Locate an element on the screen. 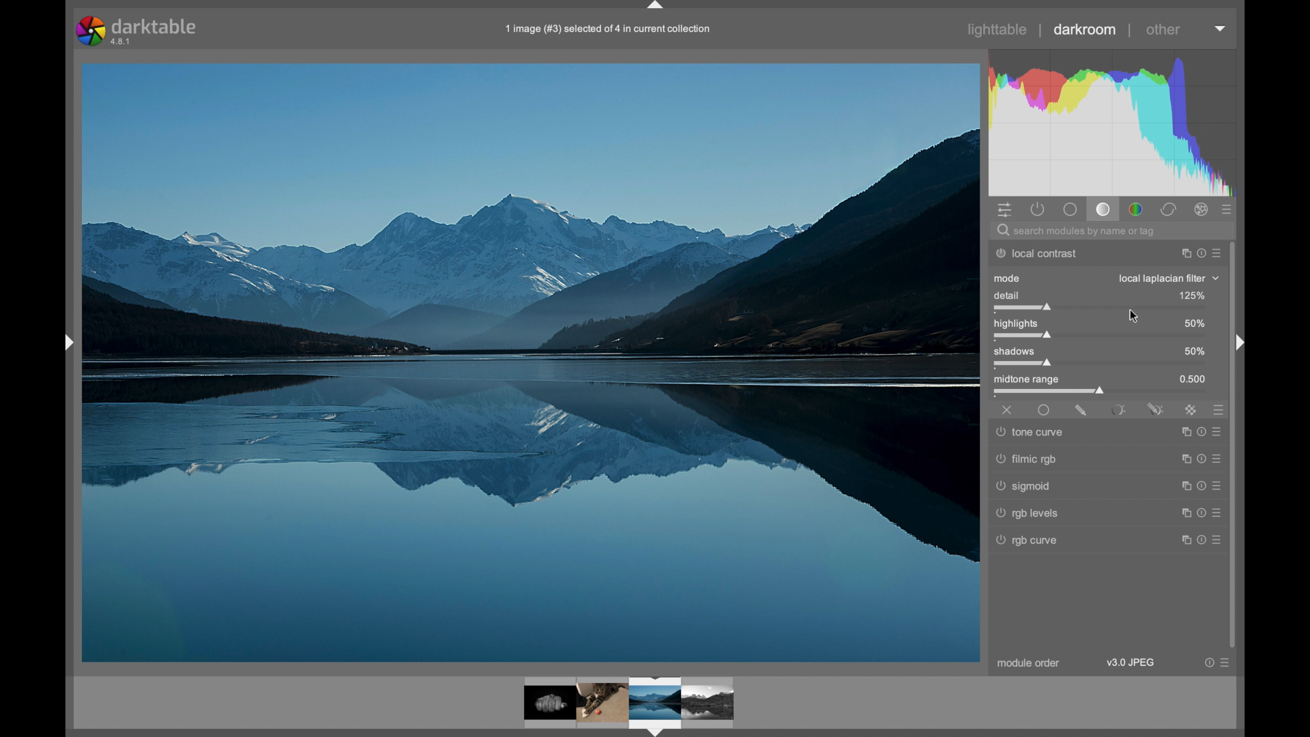  base is located at coordinates (1070, 209).